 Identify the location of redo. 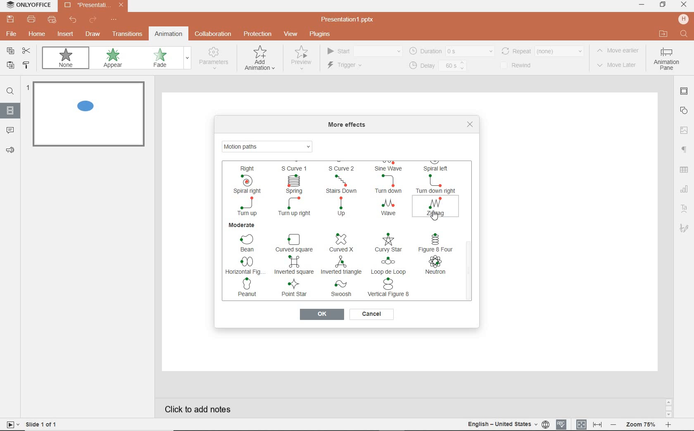
(93, 20).